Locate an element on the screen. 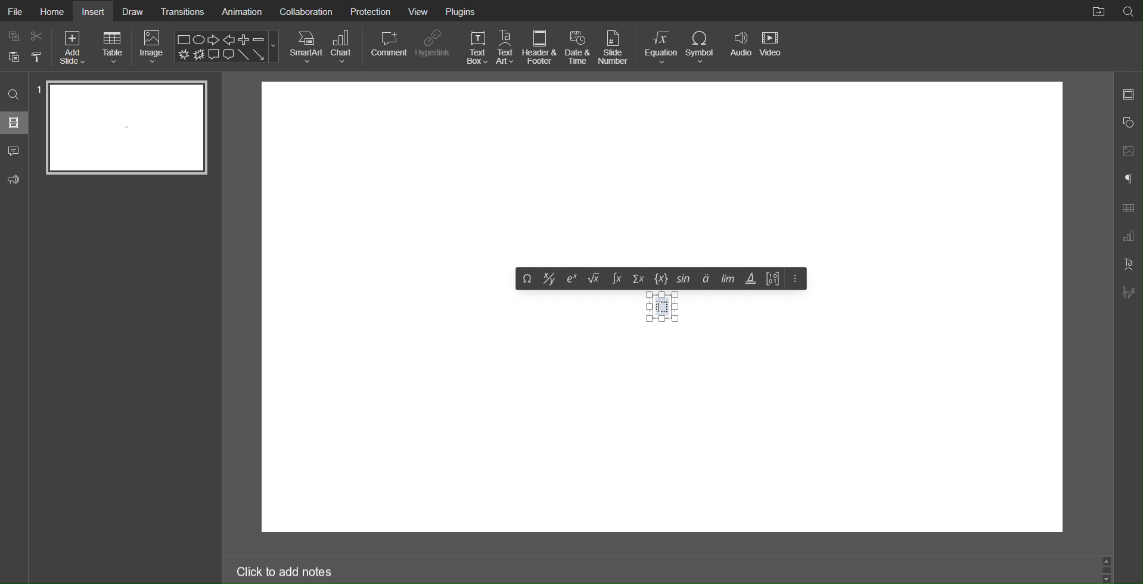 Image resolution: width=1143 pixels, height=584 pixels. Paragraph Settings is located at coordinates (1126, 179).